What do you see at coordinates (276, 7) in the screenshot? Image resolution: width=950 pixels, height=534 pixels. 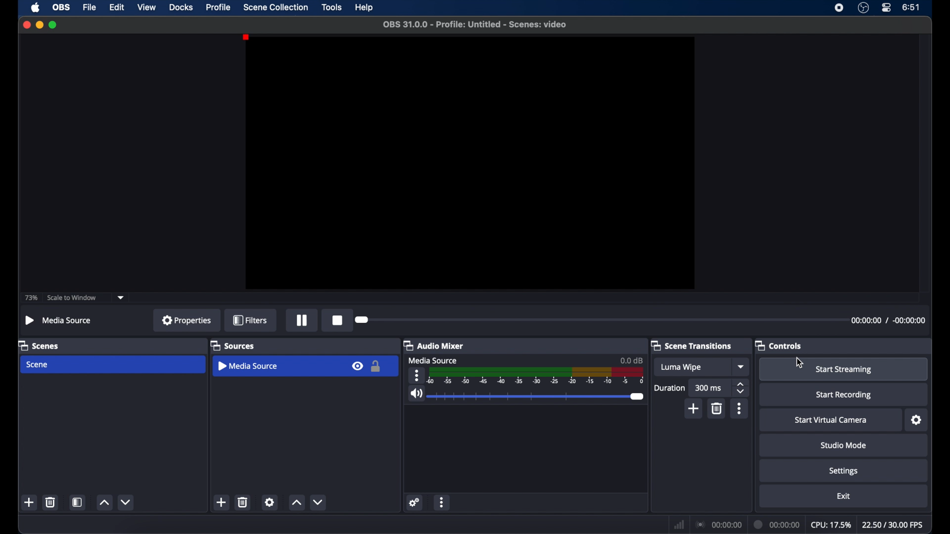 I see `scene collection` at bounding box center [276, 7].